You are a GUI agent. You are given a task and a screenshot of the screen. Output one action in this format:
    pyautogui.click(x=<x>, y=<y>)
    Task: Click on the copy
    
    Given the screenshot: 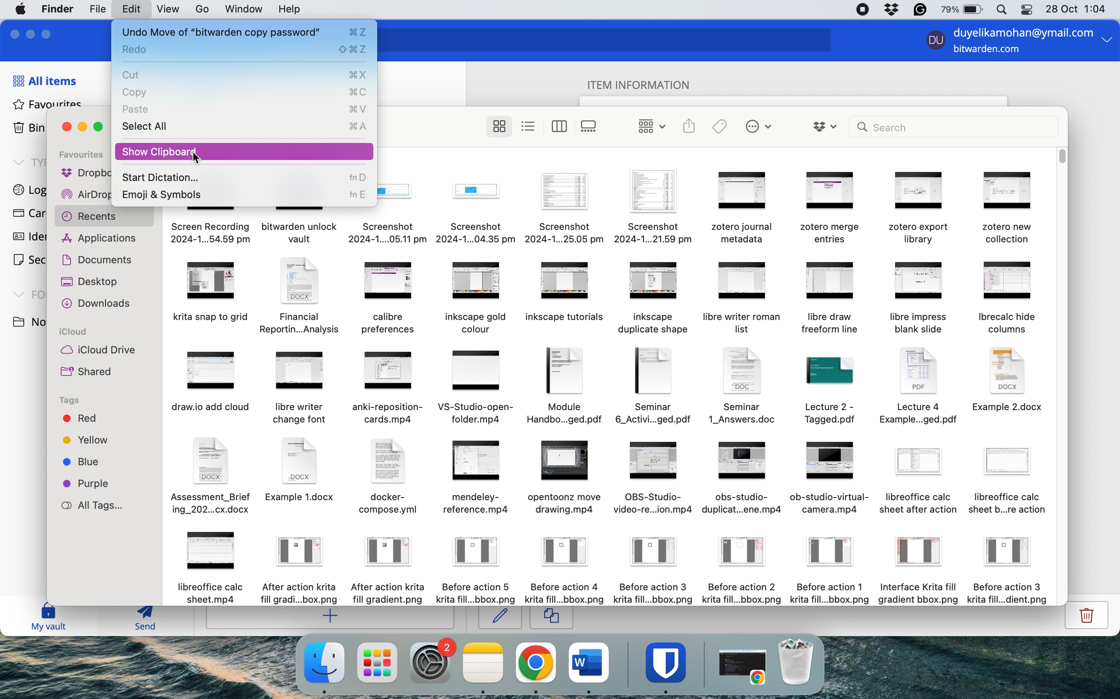 What is the action you would take?
    pyautogui.click(x=551, y=619)
    